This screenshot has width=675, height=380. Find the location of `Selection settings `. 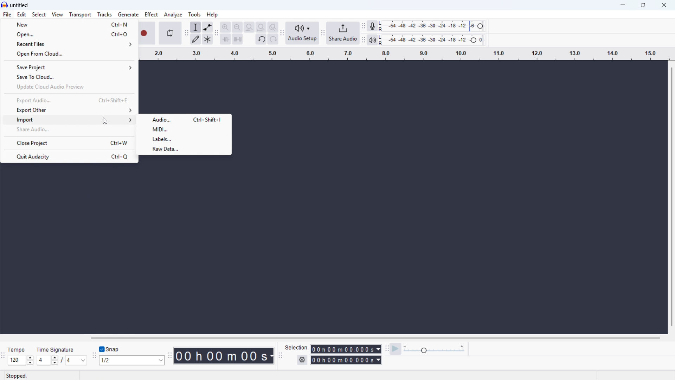

Selection settings  is located at coordinates (302, 360).